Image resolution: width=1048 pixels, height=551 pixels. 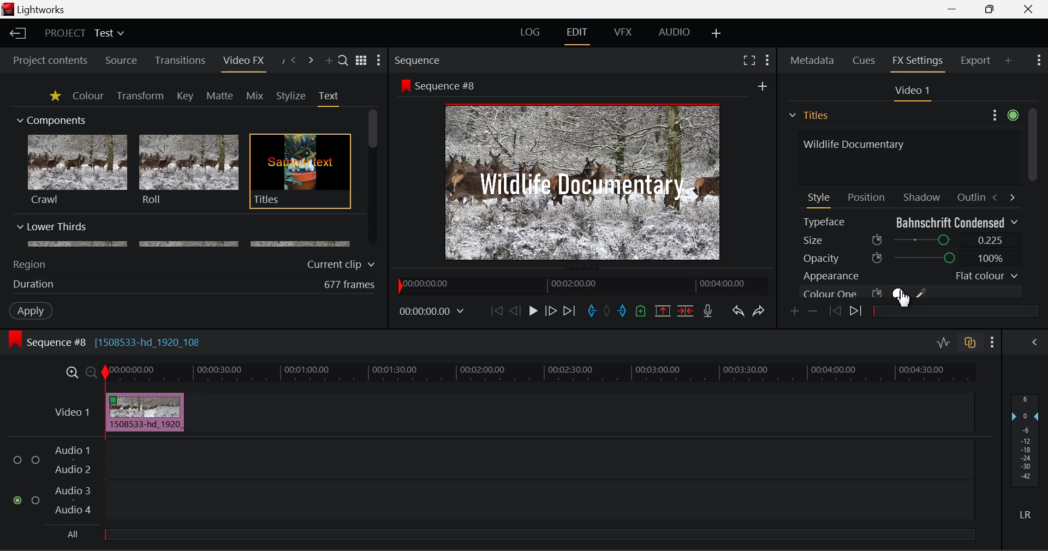 I want to click on Stylize, so click(x=291, y=96).